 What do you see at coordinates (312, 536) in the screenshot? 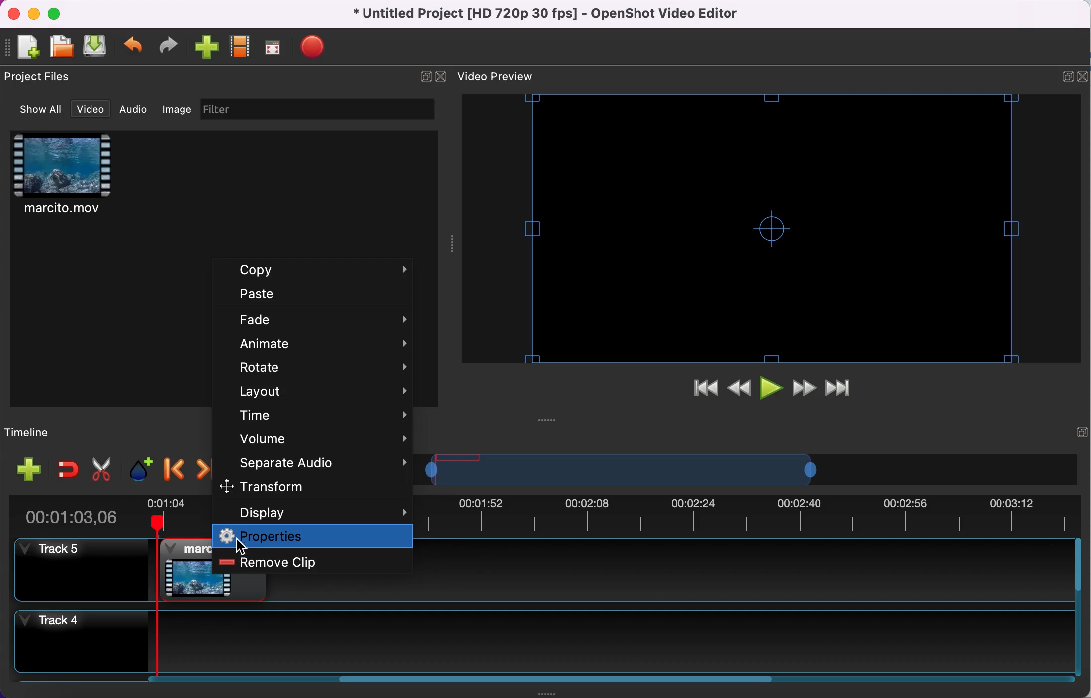
I see `properties` at bounding box center [312, 536].